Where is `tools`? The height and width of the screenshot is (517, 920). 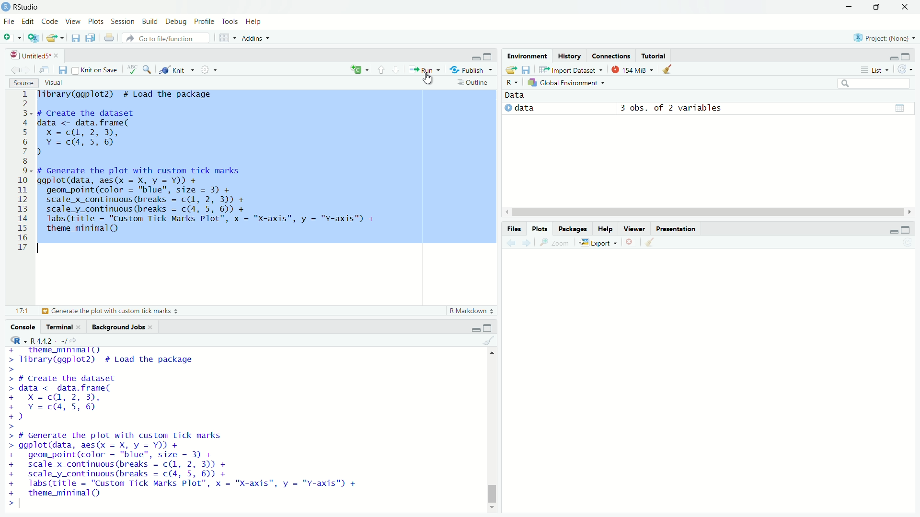
tools is located at coordinates (231, 21).